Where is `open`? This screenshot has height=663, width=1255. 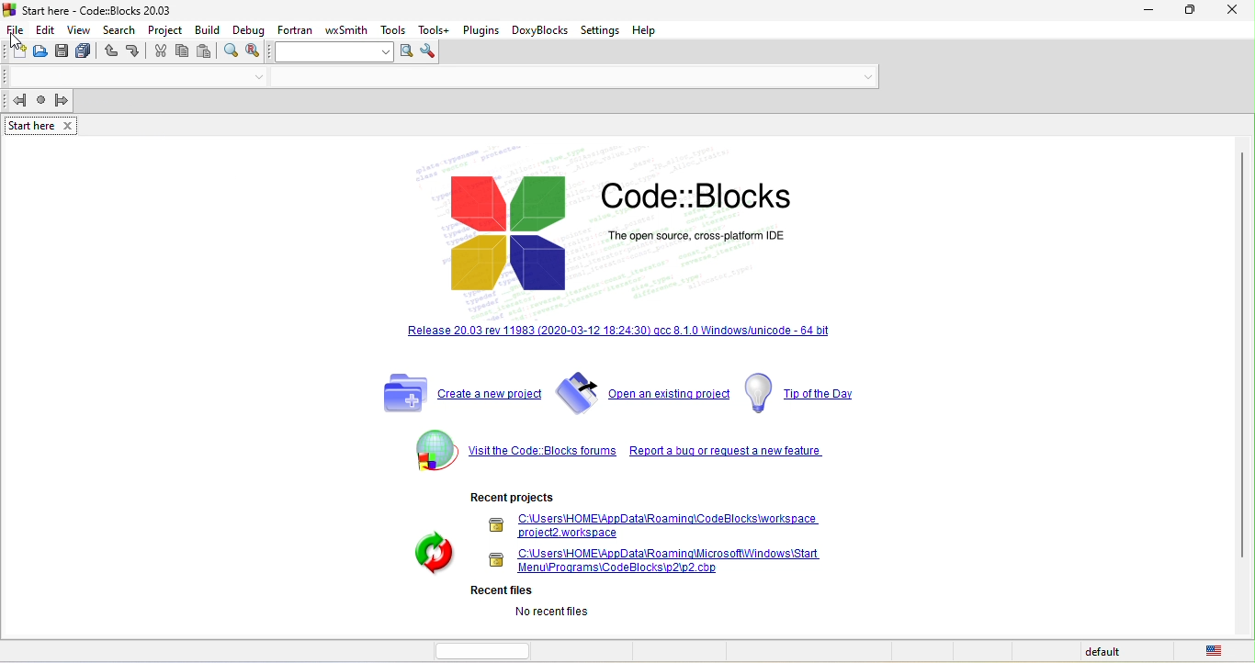 open is located at coordinates (42, 54).